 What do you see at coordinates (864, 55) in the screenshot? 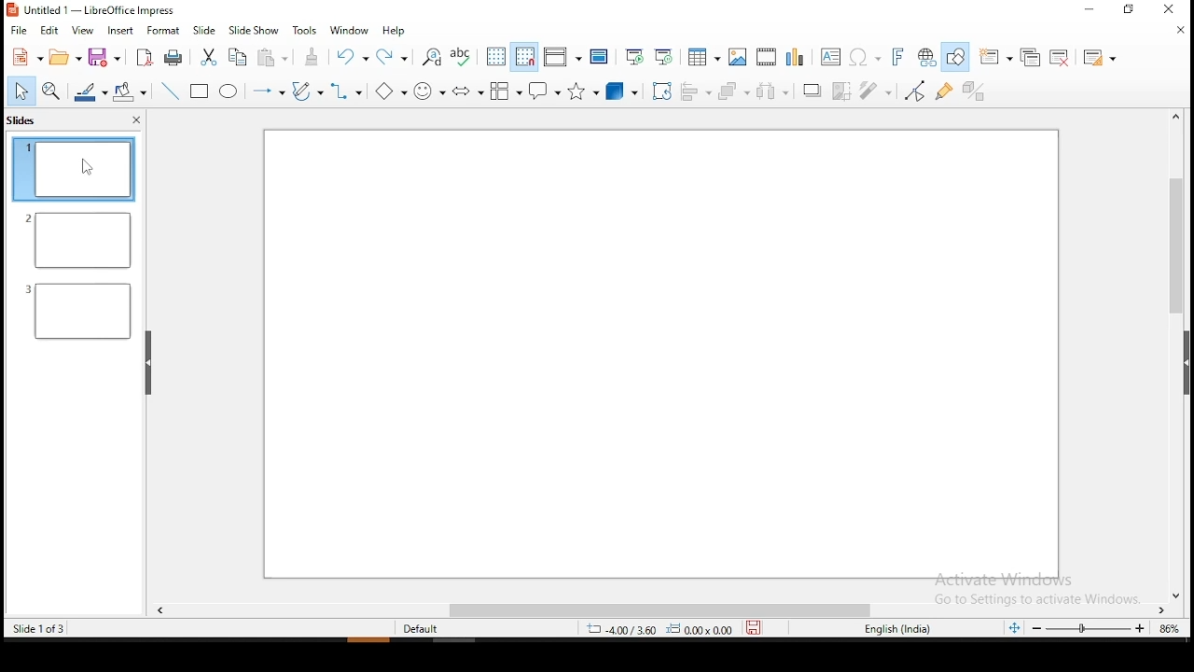
I see `insert special characters` at bounding box center [864, 55].